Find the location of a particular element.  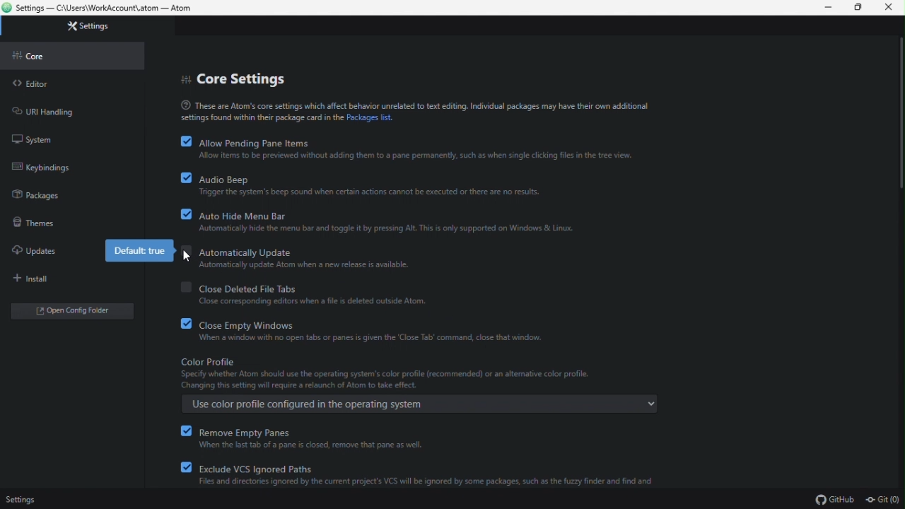

settings is located at coordinates (88, 25).